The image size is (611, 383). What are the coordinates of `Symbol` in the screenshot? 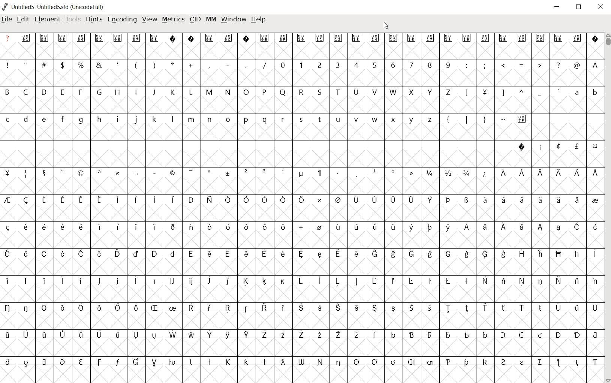 It's located at (229, 227).